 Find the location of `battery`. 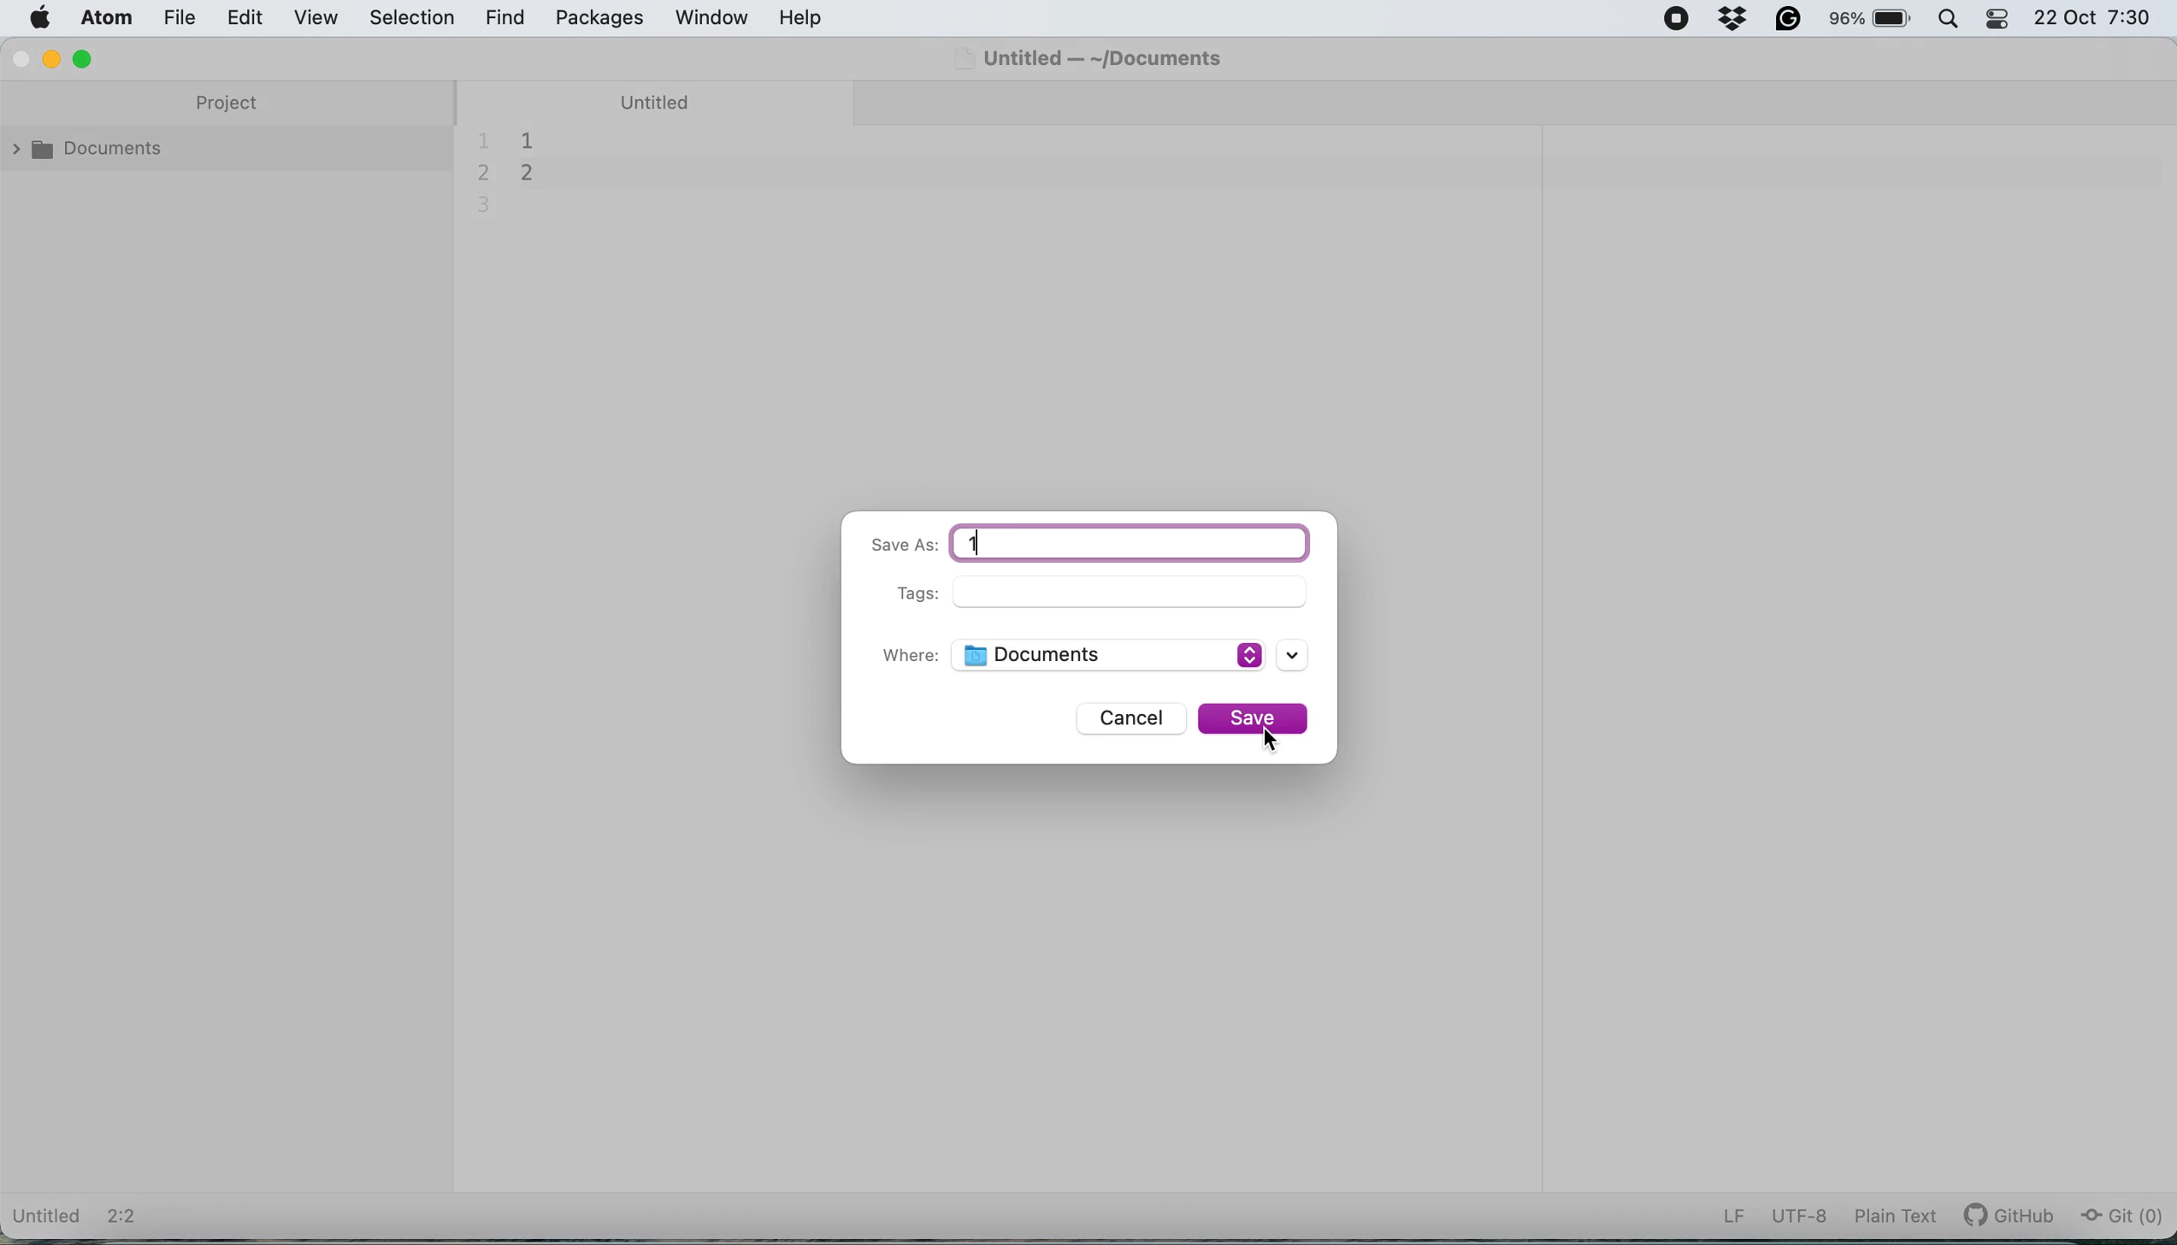

battery is located at coordinates (1863, 21).